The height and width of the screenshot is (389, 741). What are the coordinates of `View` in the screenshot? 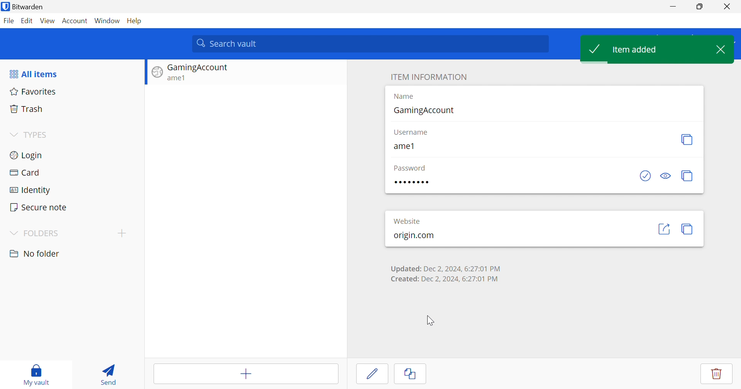 It's located at (49, 21).